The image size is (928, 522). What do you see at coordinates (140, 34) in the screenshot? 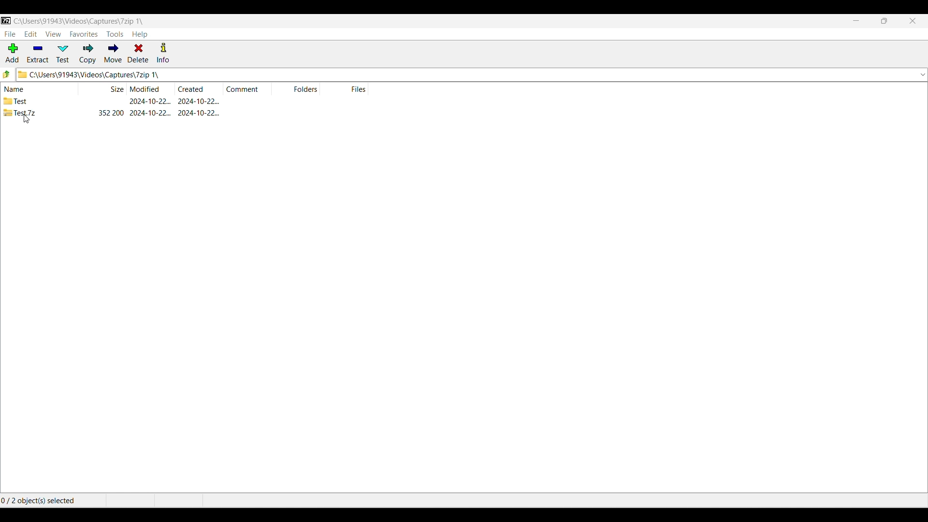
I see `Help` at bounding box center [140, 34].